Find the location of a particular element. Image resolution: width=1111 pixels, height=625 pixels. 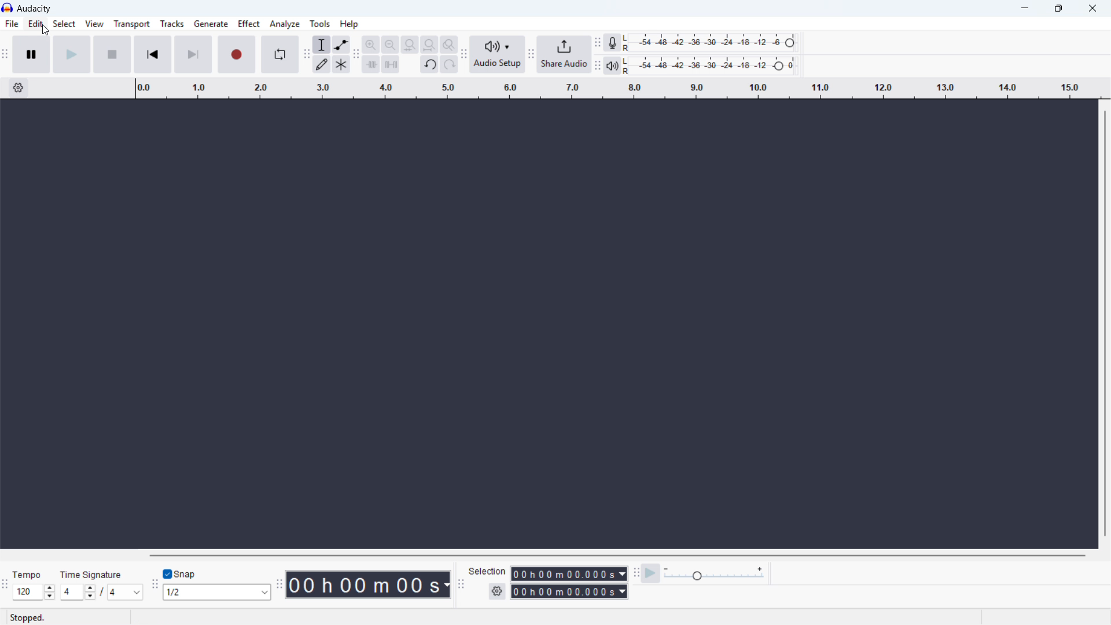

start time is located at coordinates (549, 573).